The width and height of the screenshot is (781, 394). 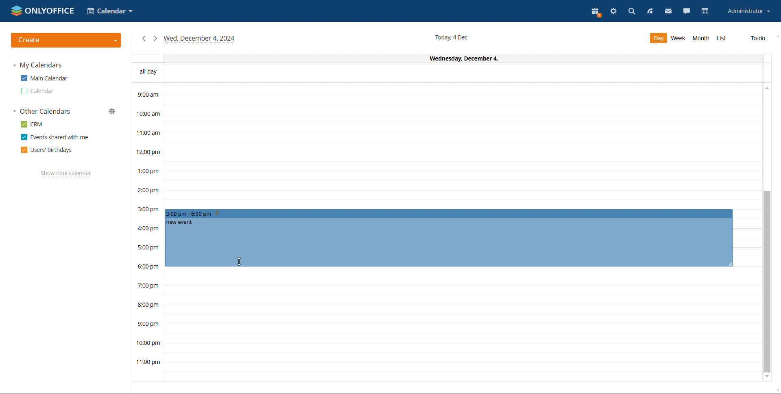 I want to click on users' birthdays, so click(x=47, y=150).